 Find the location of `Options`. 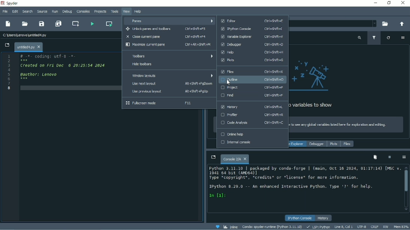

Options is located at coordinates (404, 158).